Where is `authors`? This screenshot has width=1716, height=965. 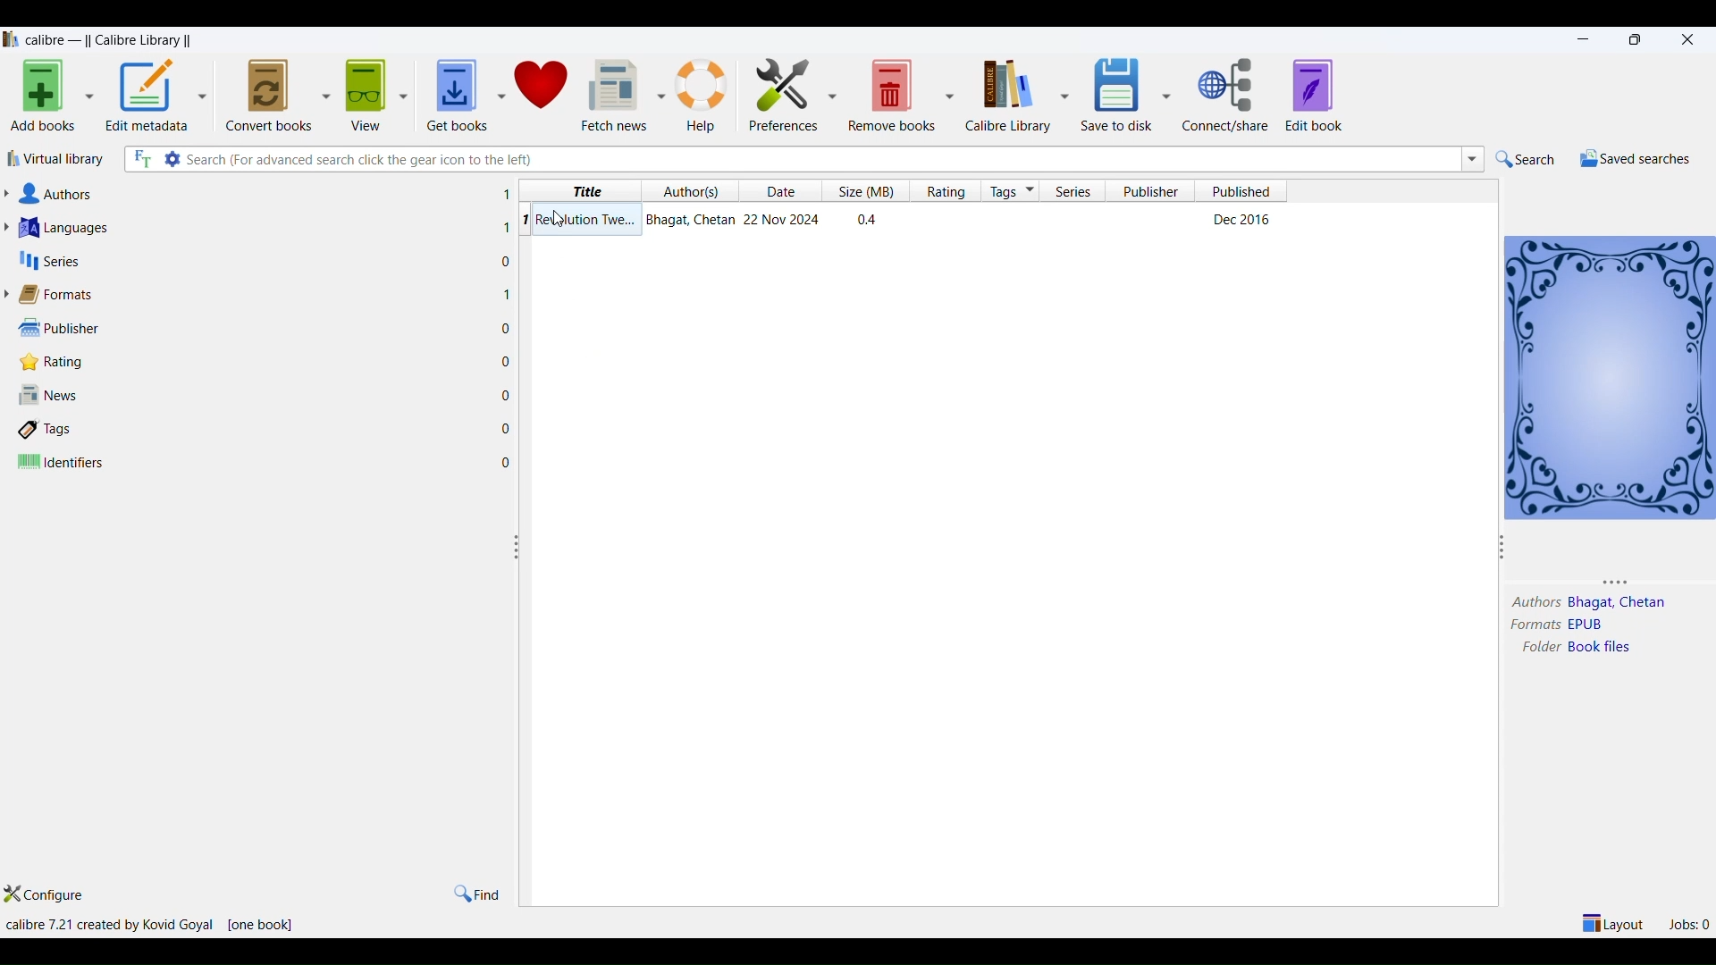 authors is located at coordinates (61, 194).